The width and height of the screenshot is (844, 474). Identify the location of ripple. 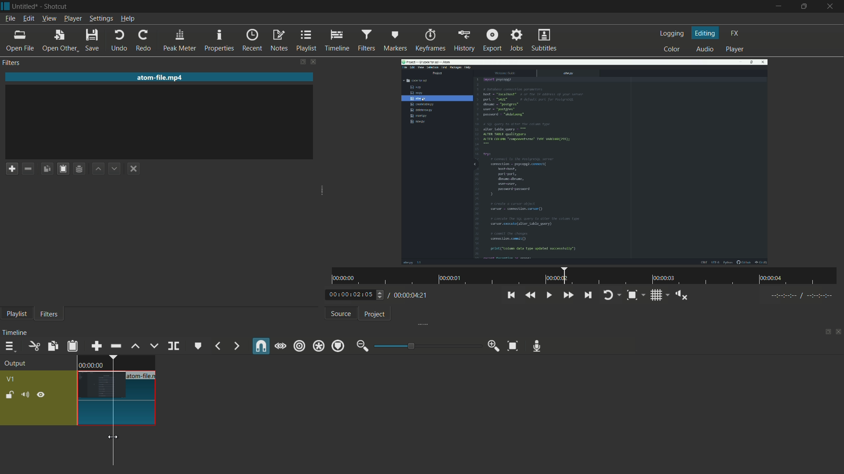
(298, 346).